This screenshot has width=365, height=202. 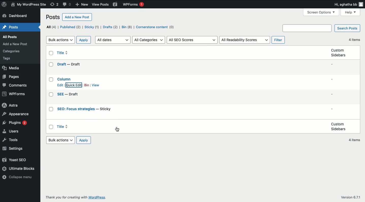 I want to click on Title, so click(x=74, y=66).